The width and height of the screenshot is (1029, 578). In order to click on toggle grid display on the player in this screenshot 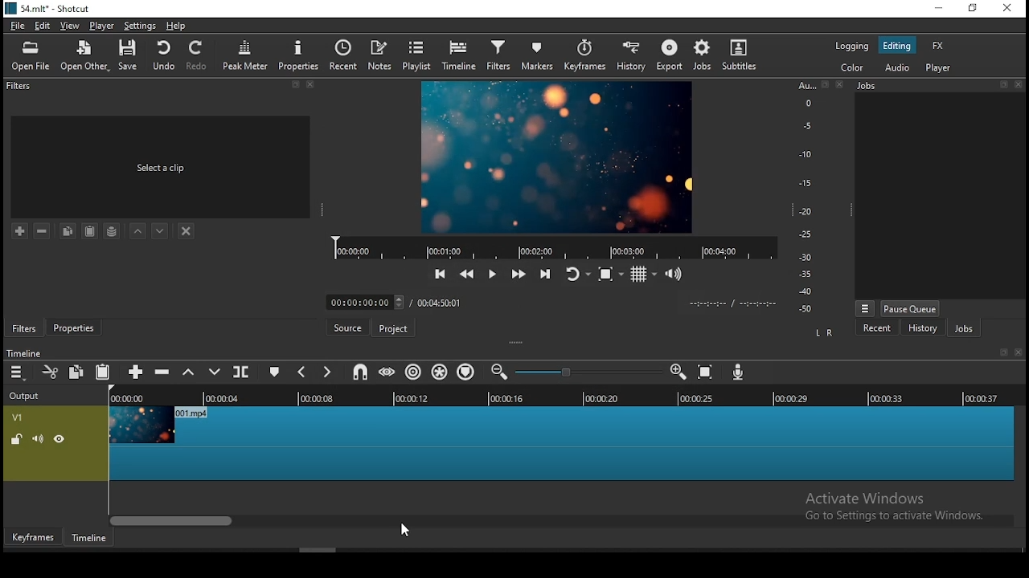, I will do `click(644, 272)`.